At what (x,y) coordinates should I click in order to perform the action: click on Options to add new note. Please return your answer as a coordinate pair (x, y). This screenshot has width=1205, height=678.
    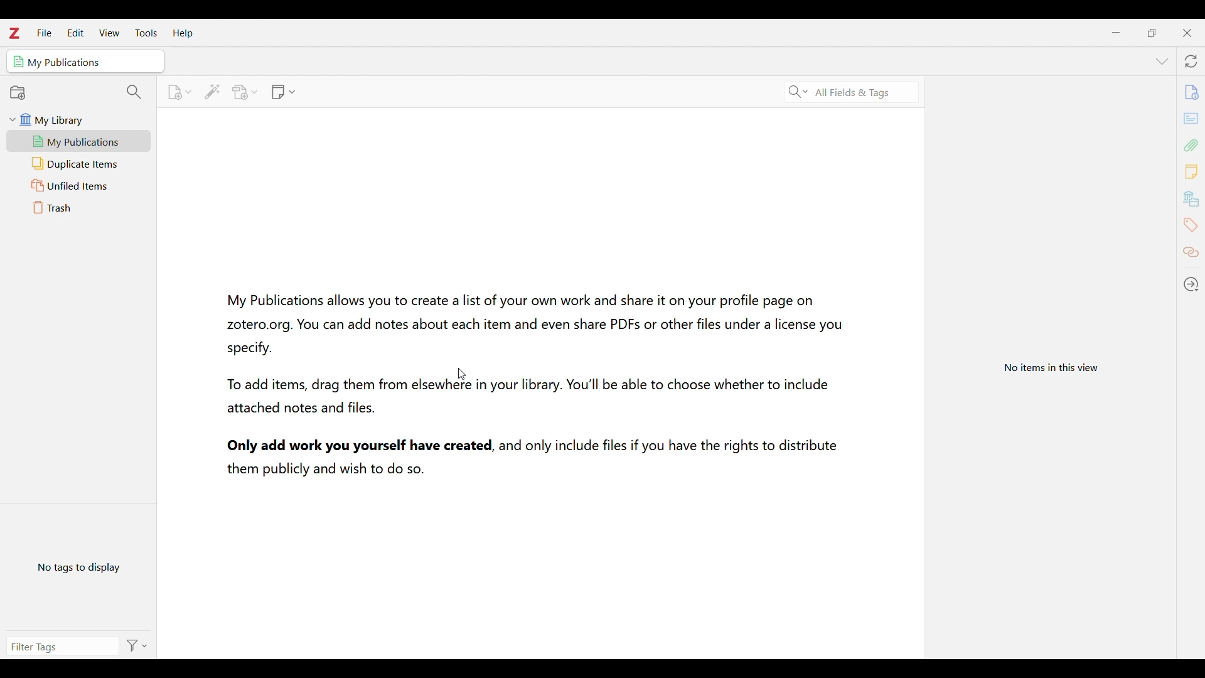
    Looking at the image, I should click on (284, 92).